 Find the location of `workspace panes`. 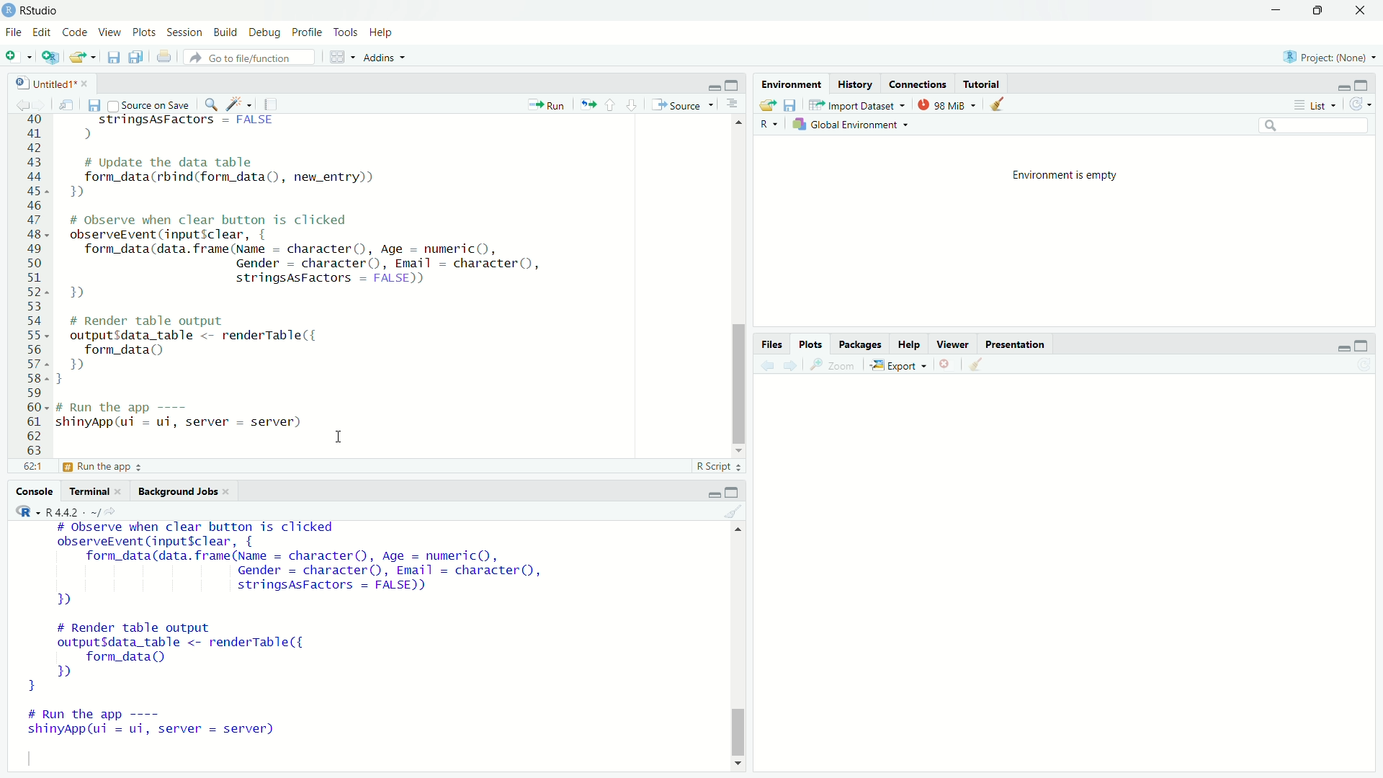

workspace panes is located at coordinates (340, 55).